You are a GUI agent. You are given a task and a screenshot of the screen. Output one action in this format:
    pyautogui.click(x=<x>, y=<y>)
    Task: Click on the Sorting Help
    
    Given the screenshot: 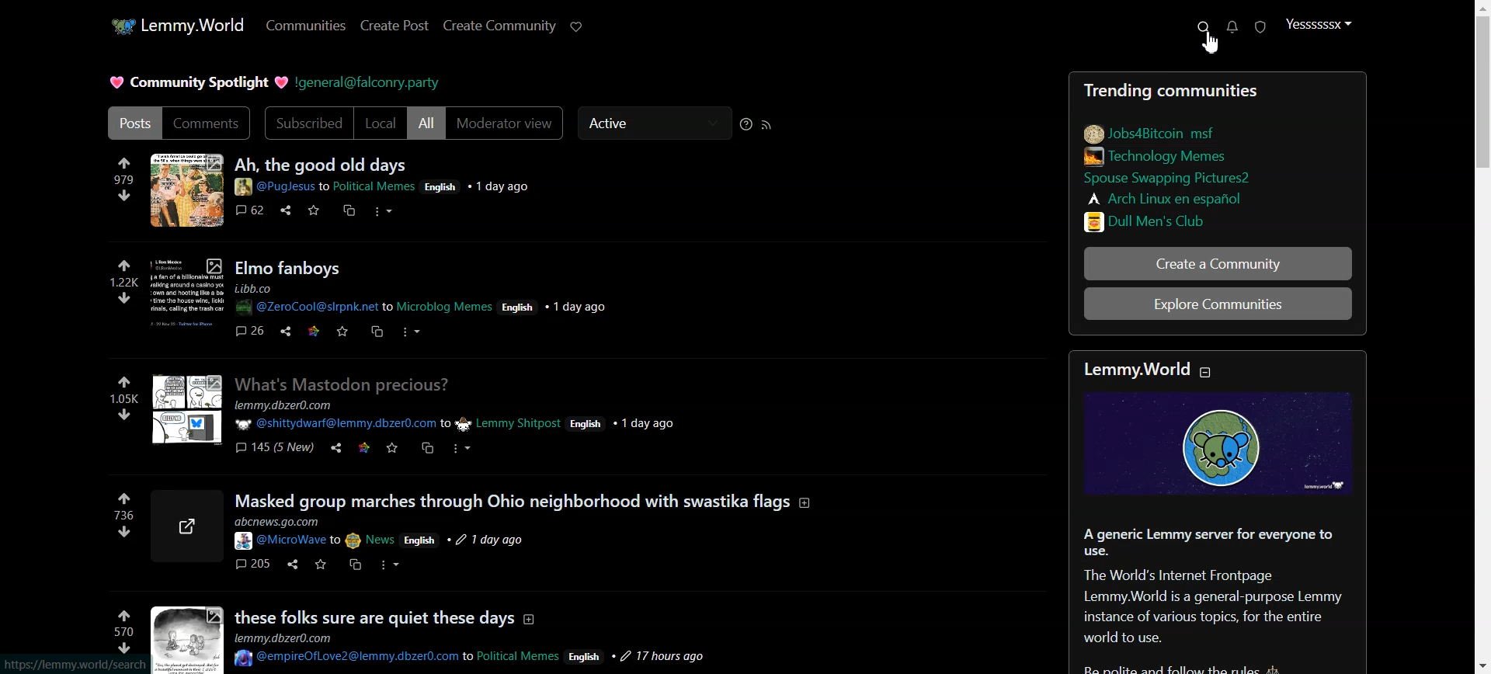 What is the action you would take?
    pyautogui.click(x=745, y=123)
    